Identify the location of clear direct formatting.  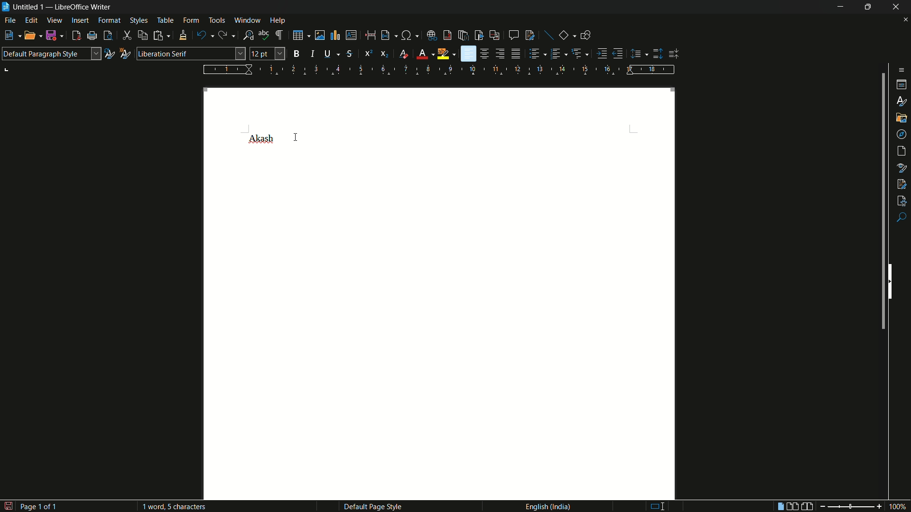
(405, 55).